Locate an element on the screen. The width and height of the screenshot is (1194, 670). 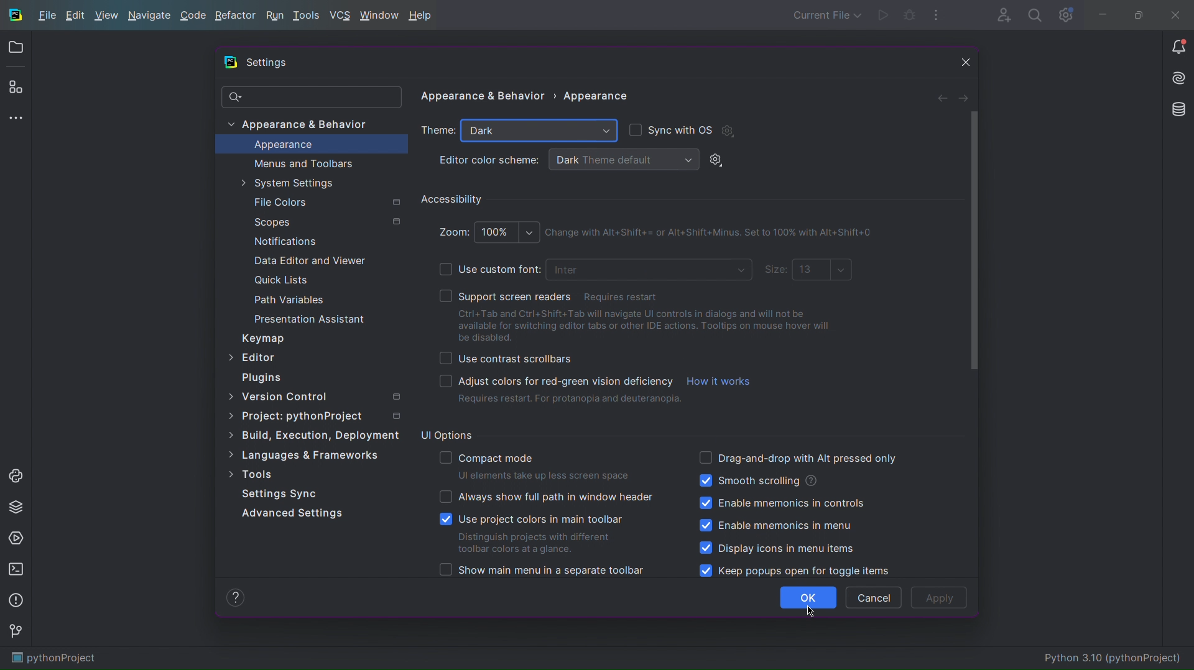
Project: pythonProject is located at coordinates (317, 416).